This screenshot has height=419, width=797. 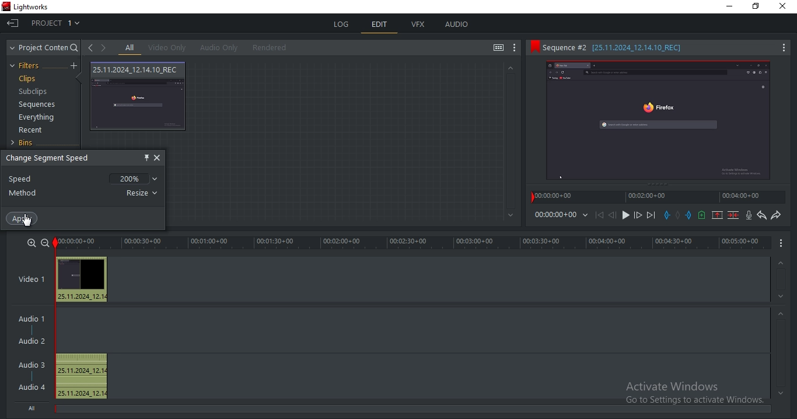 I want to click on record audio, so click(x=748, y=216).